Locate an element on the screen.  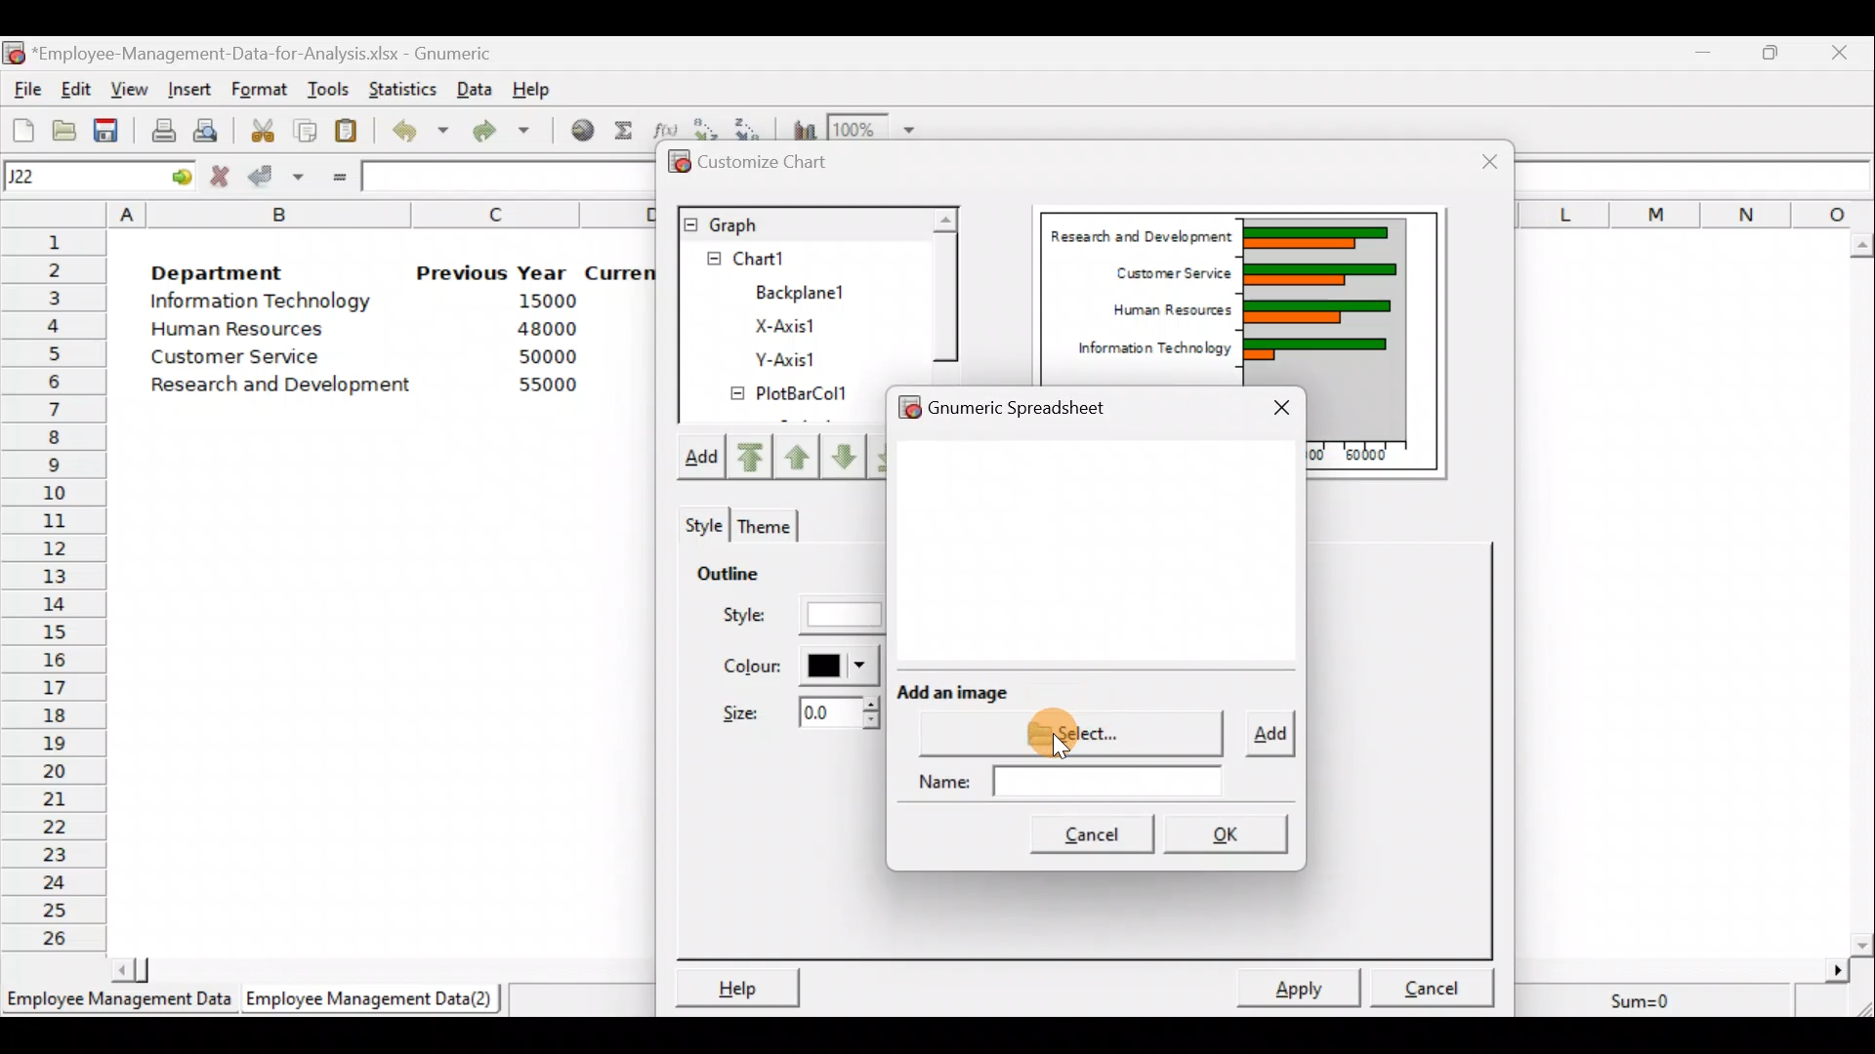
Graph is located at coordinates (802, 223).